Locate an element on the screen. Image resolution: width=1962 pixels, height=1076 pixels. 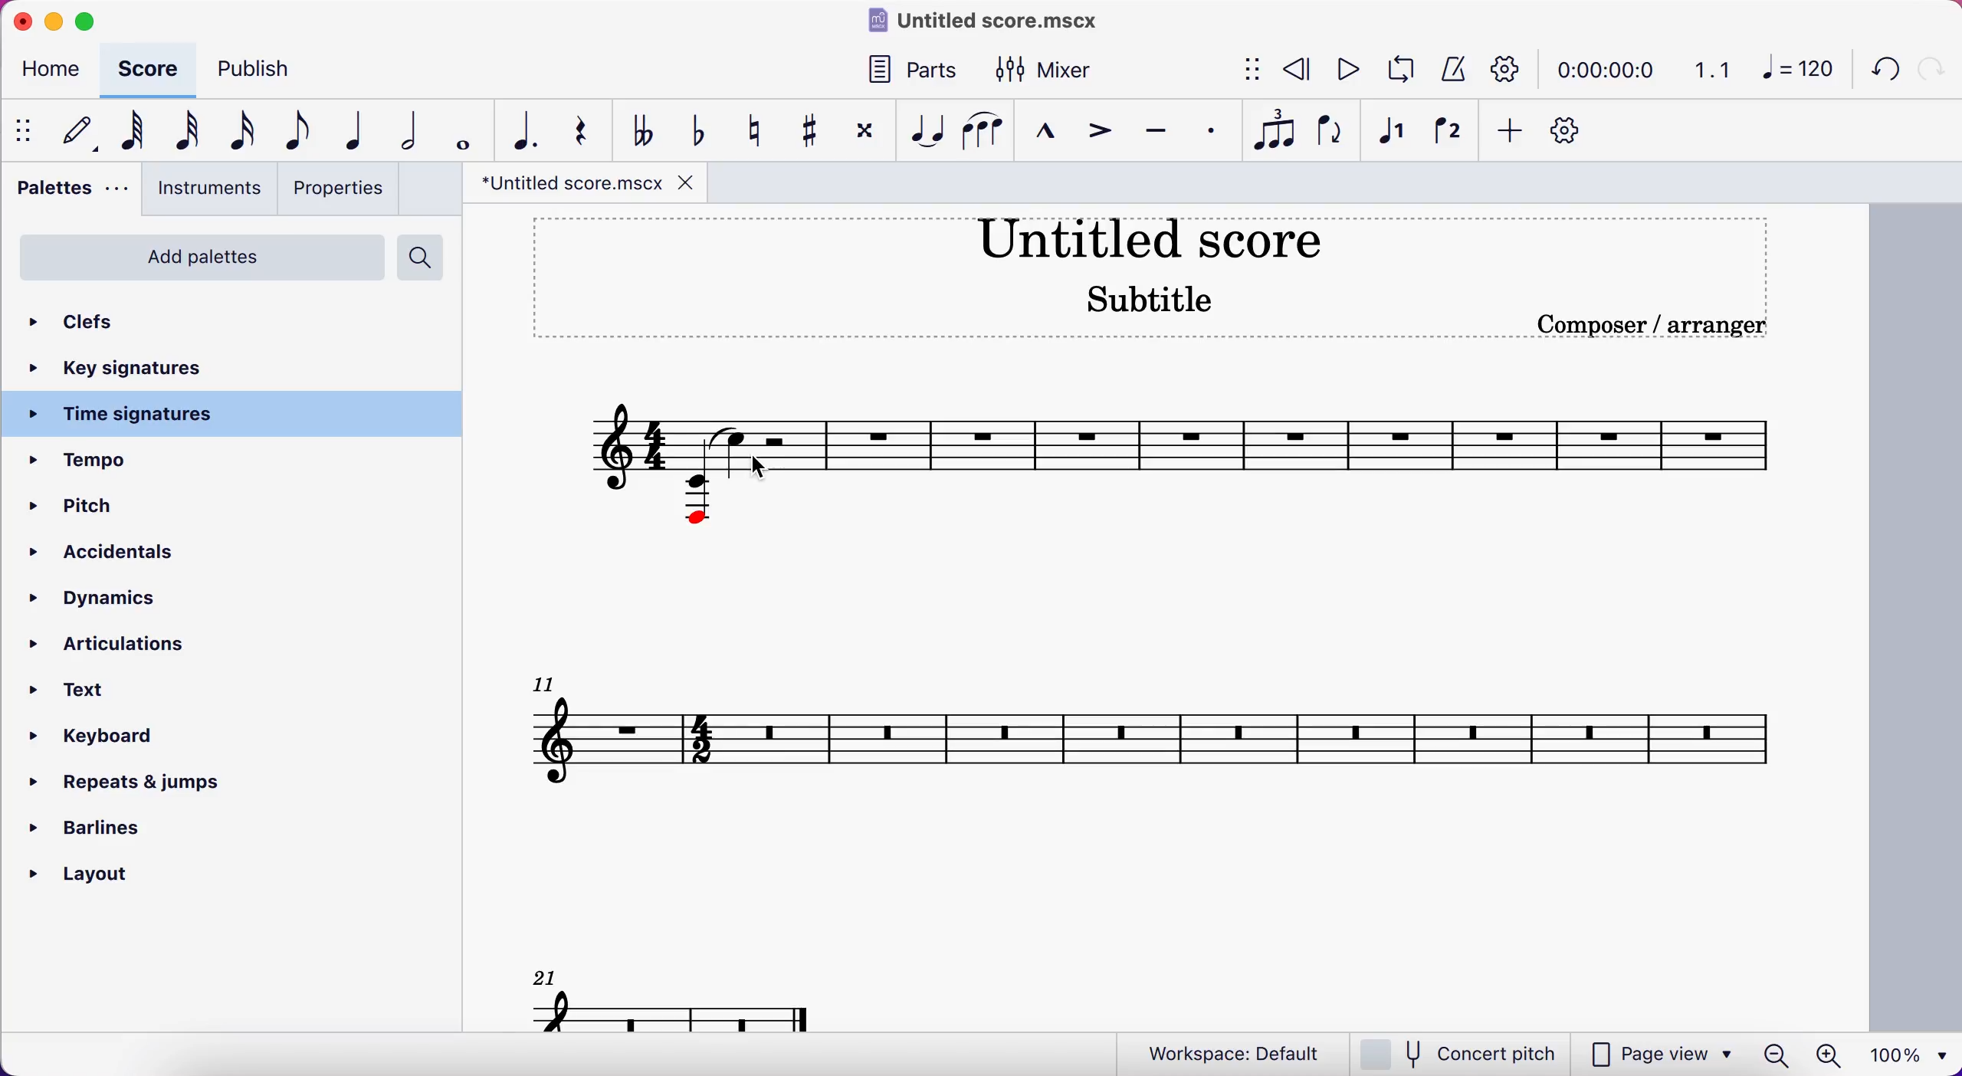
rewind is located at coordinates (1291, 71).